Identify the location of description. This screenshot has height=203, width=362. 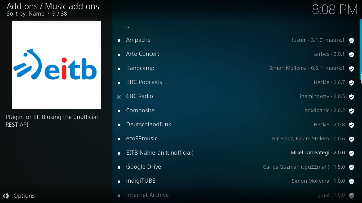
(55, 122).